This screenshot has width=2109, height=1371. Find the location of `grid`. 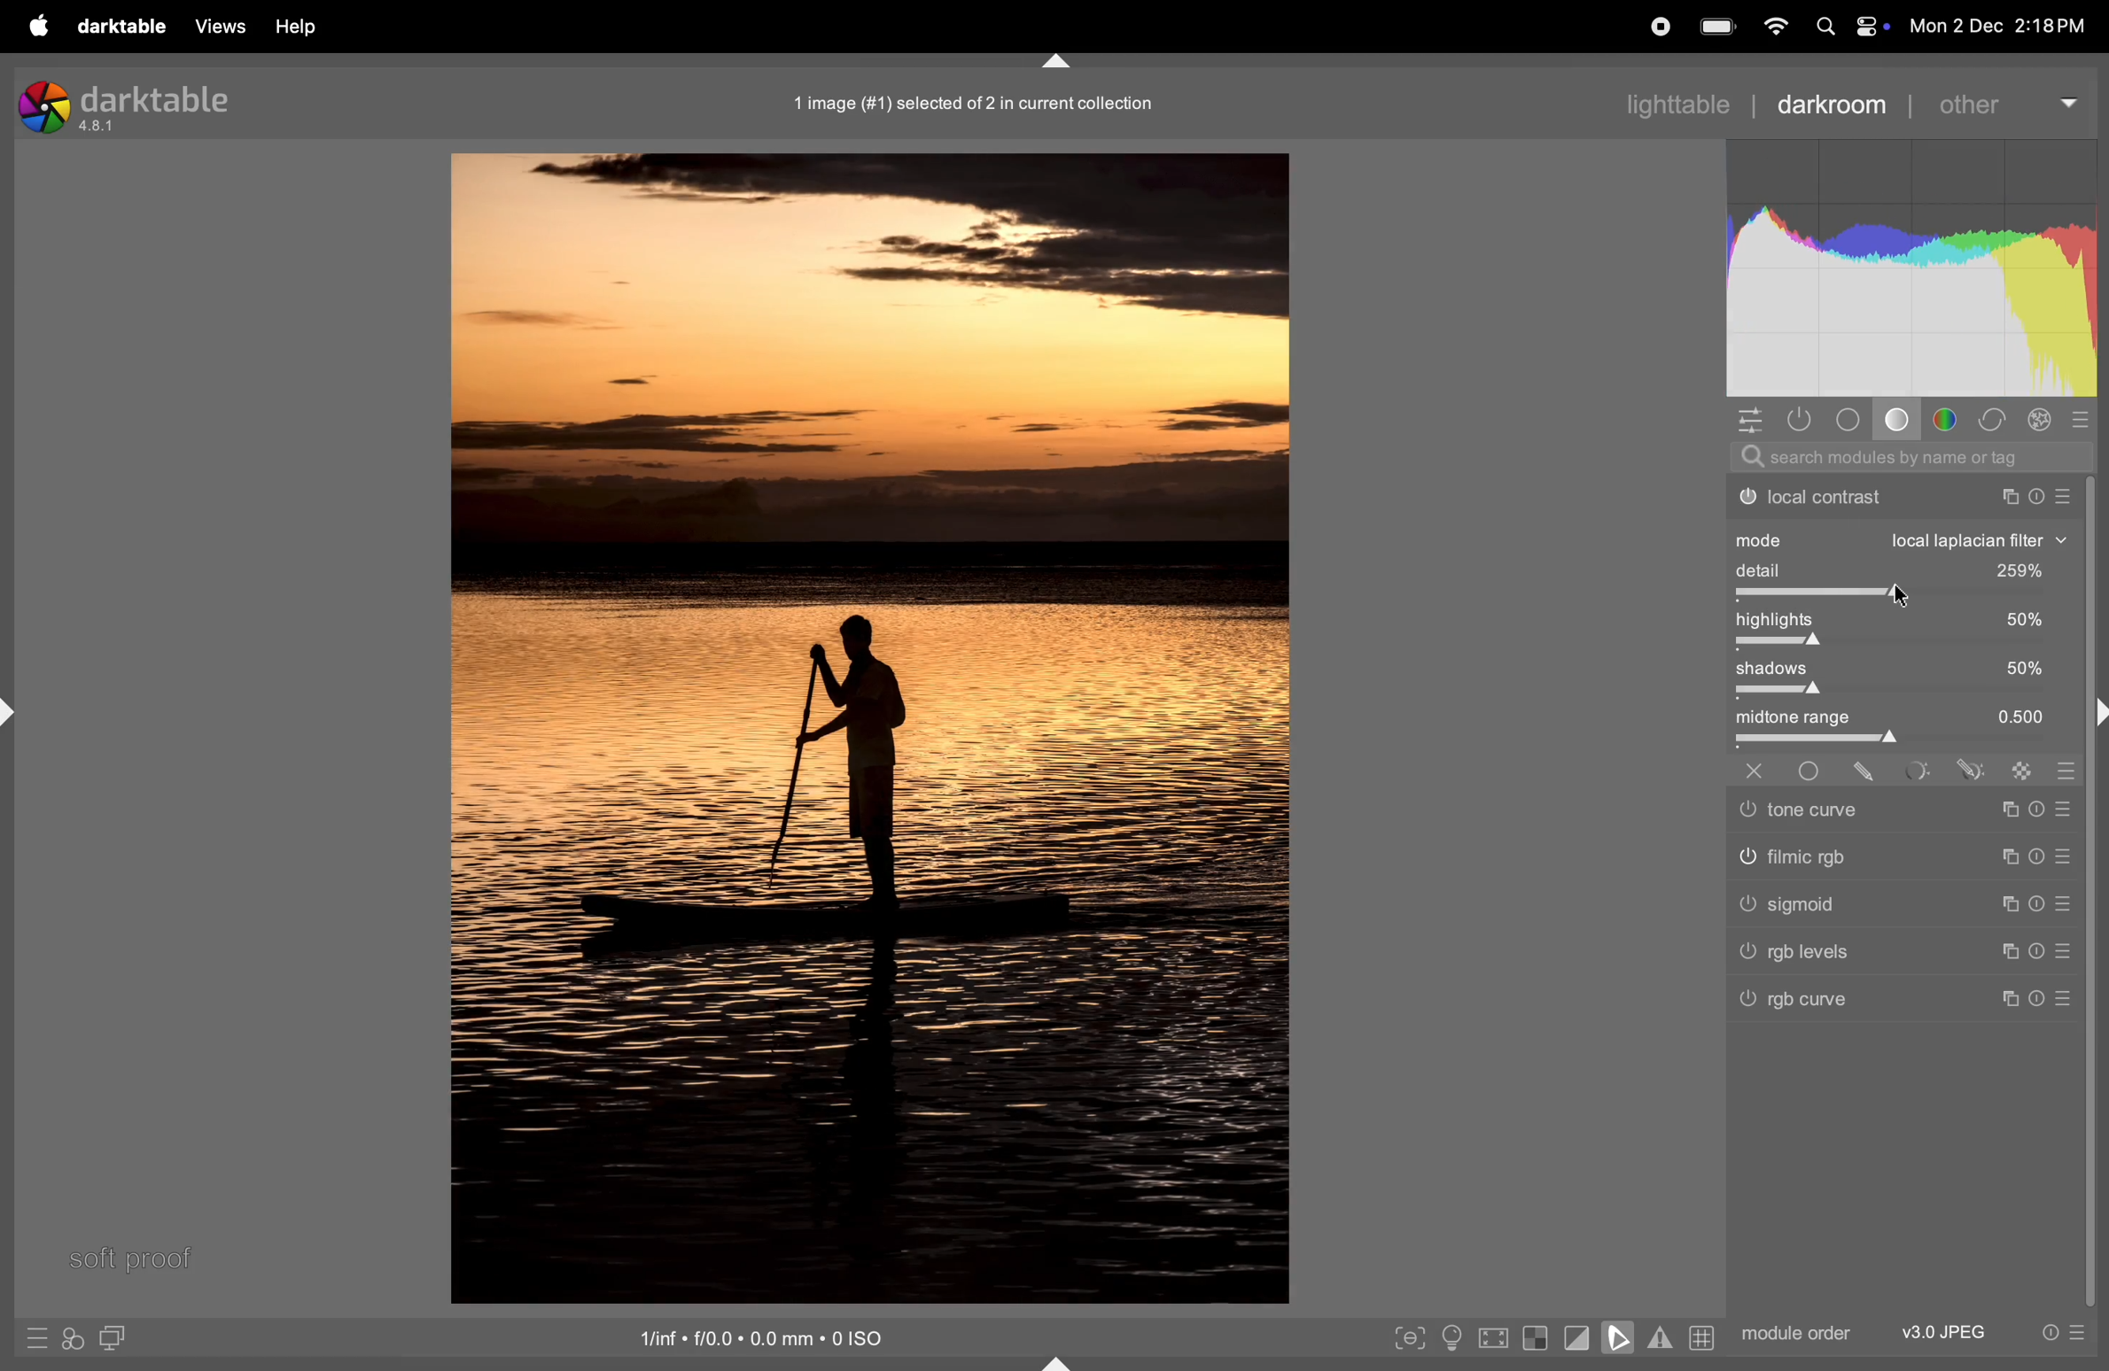

grid is located at coordinates (1700, 1336).